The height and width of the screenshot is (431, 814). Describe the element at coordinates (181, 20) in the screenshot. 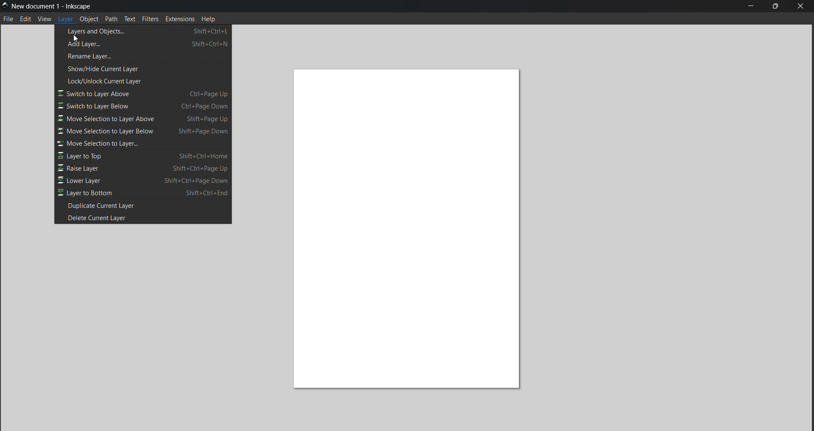

I see `Extensions` at that location.